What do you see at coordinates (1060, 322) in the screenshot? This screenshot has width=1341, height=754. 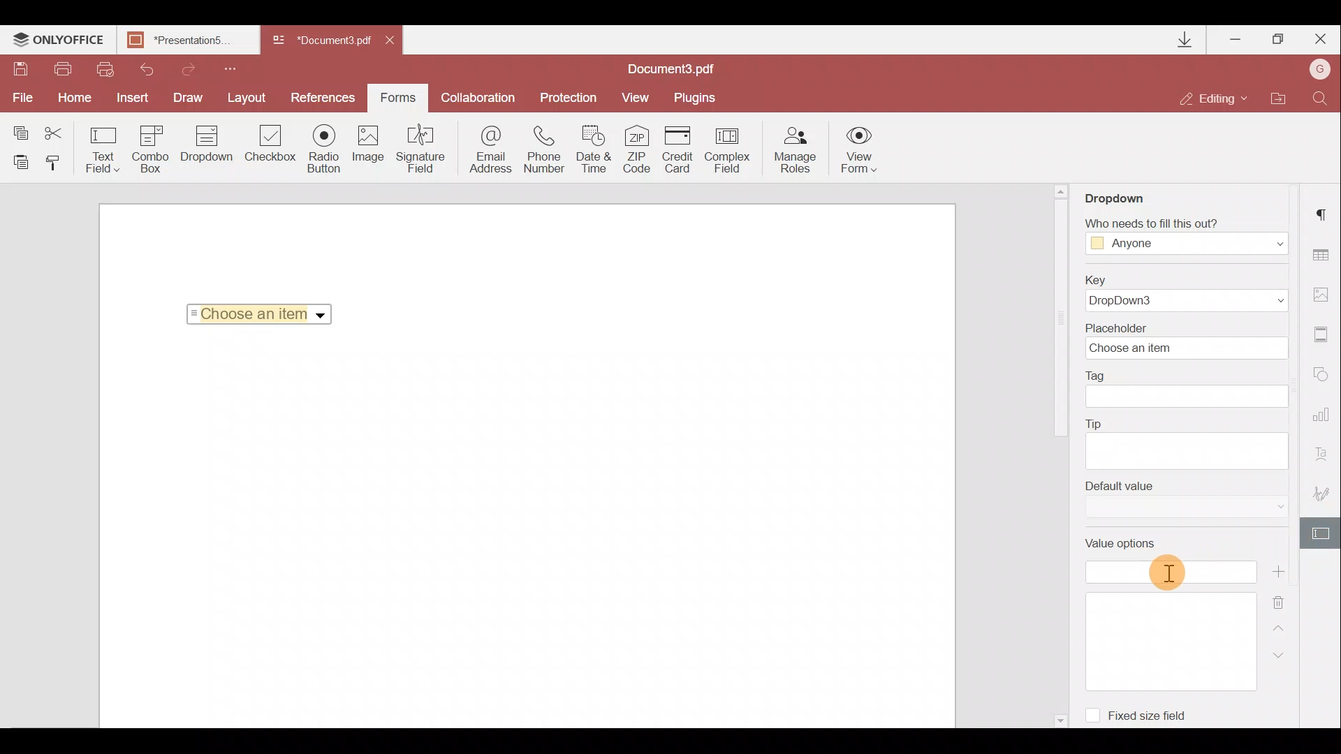 I see `Scroll bar` at bounding box center [1060, 322].